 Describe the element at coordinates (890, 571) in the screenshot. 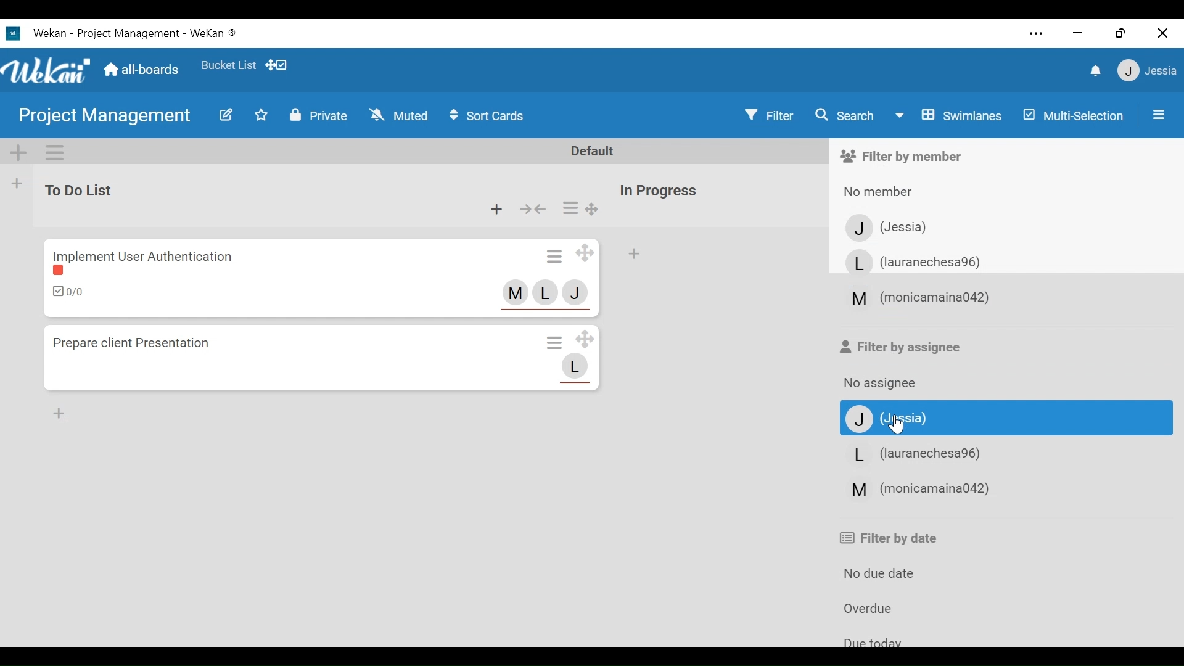

I see `No due date` at that location.